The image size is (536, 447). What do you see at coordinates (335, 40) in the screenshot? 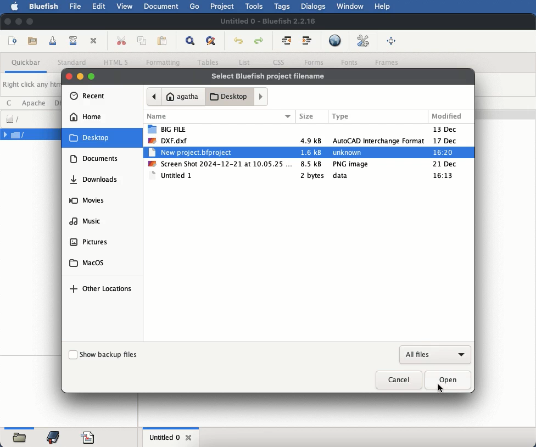
I see `preview in browser` at bounding box center [335, 40].